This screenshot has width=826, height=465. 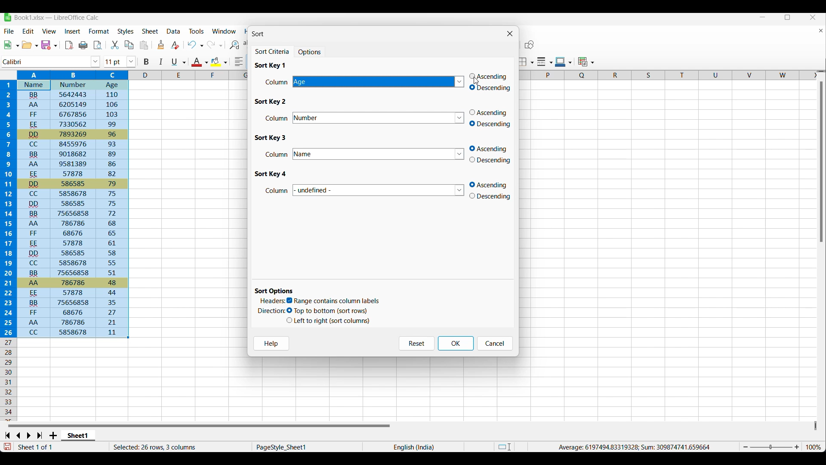 I want to click on Copy, so click(x=129, y=45).